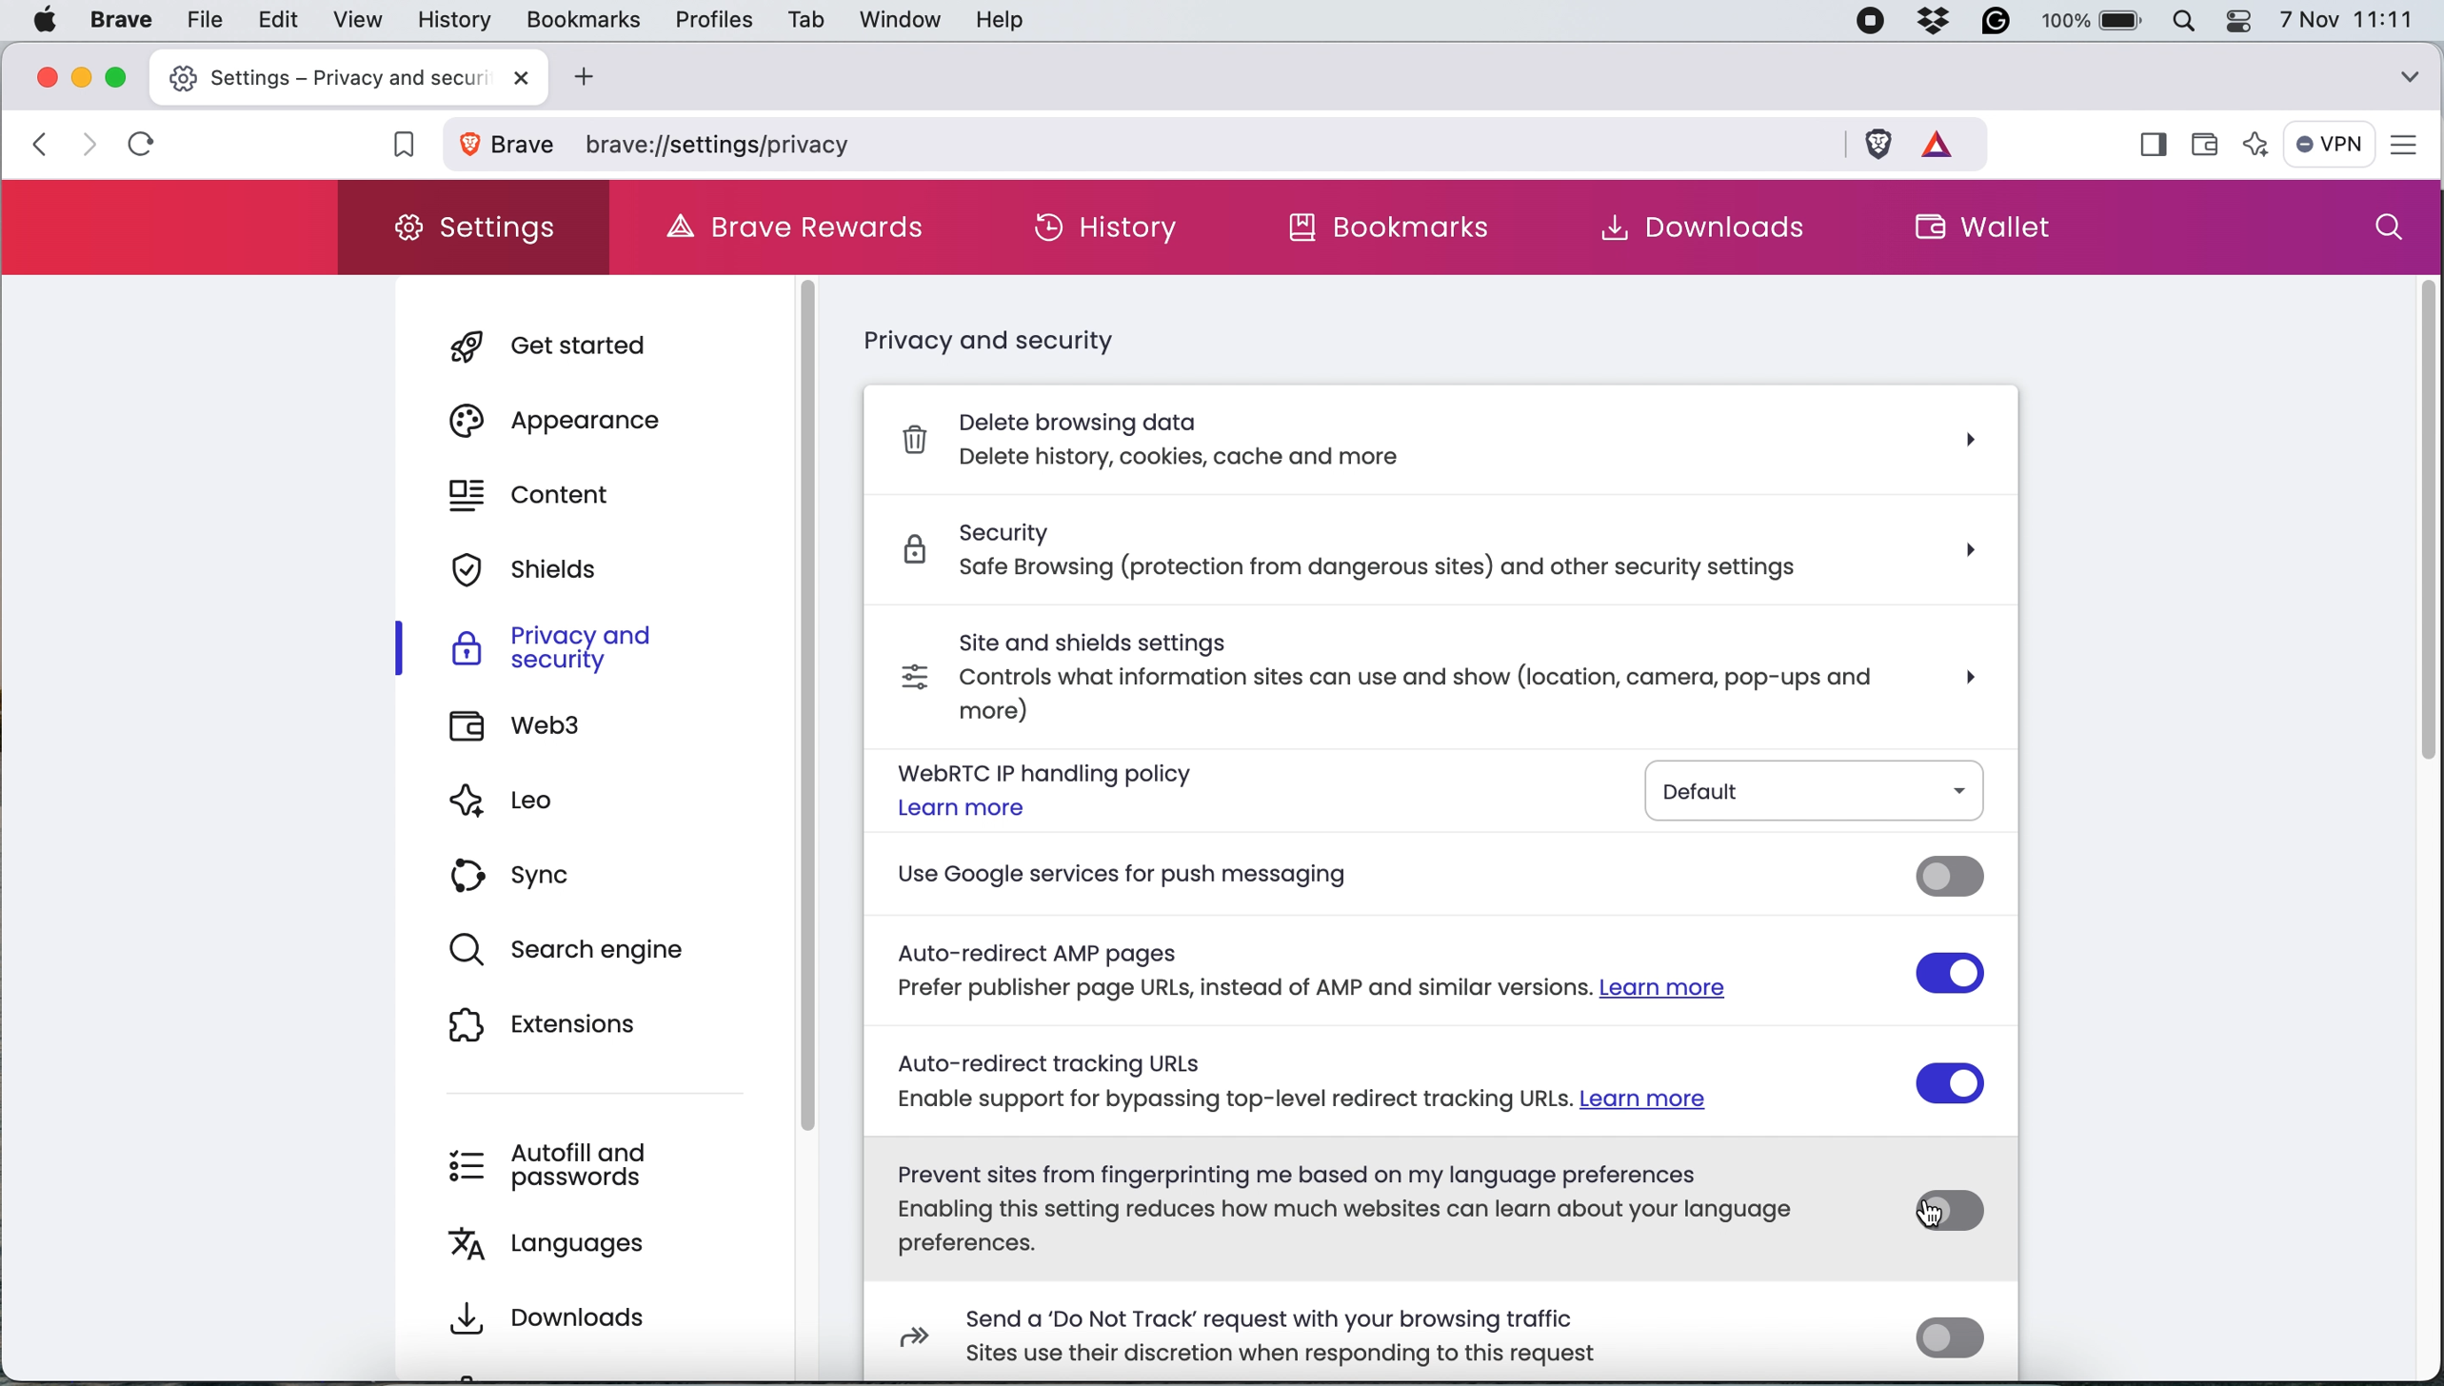  Describe the element at coordinates (352, 20) in the screenshot. I see `view` at that location.